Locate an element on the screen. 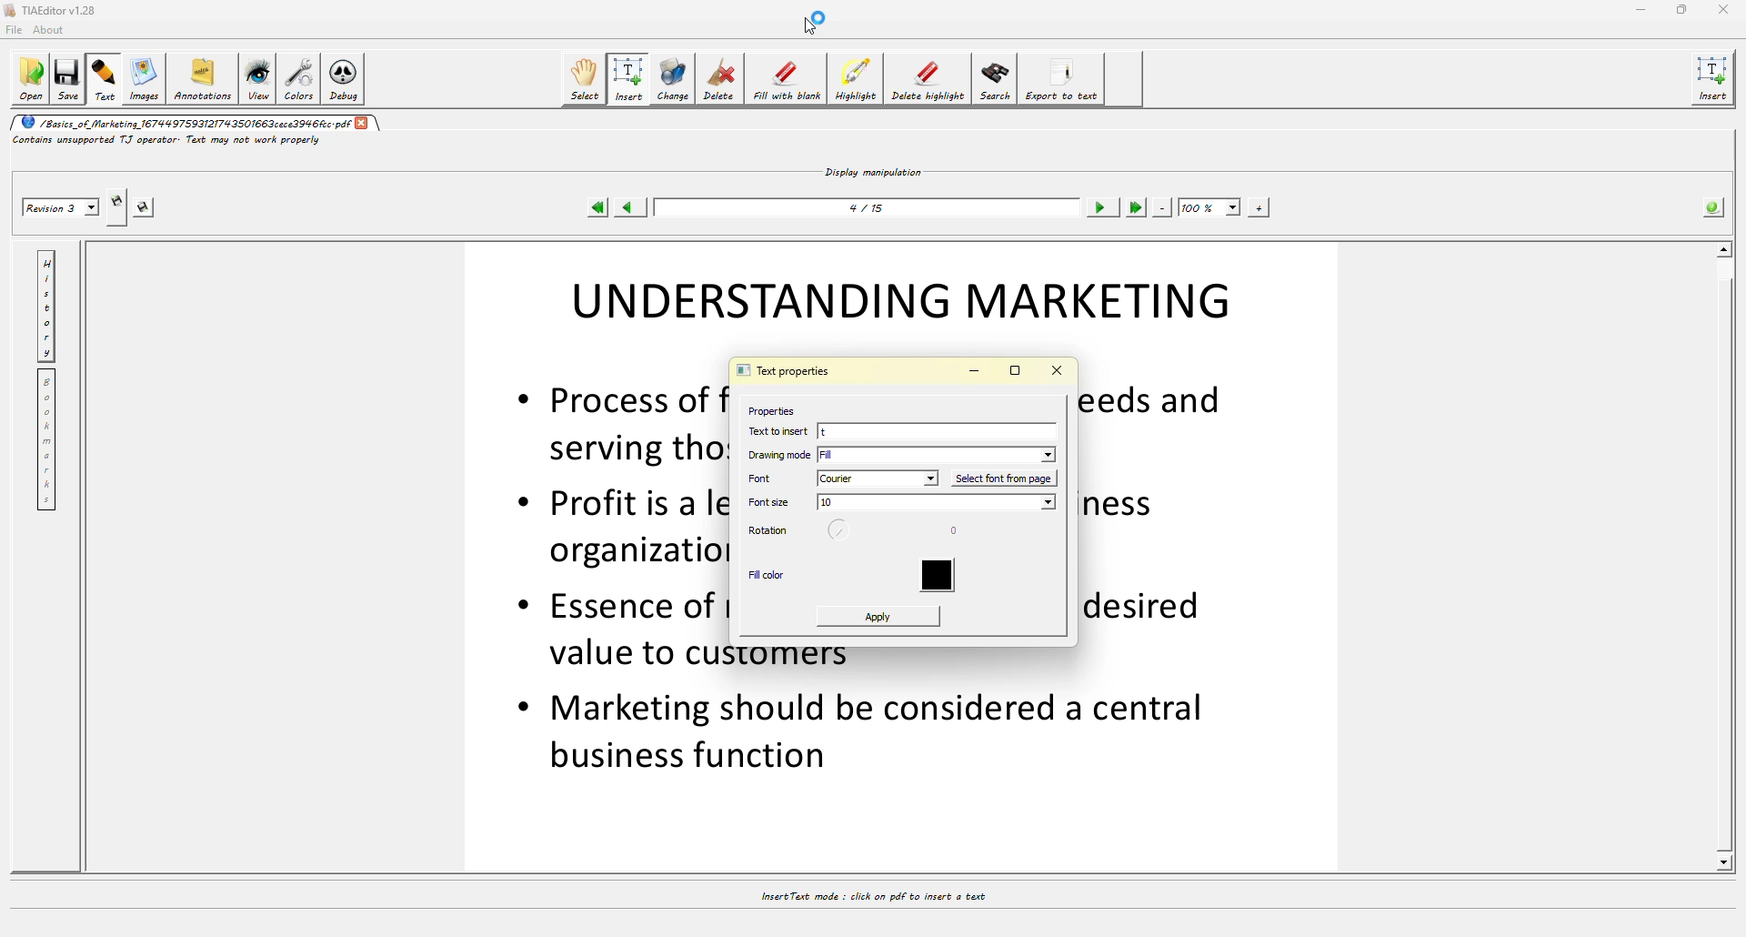 This screenshot has width=1746, height=937. drawing mode is located at coordinates (780, 455).